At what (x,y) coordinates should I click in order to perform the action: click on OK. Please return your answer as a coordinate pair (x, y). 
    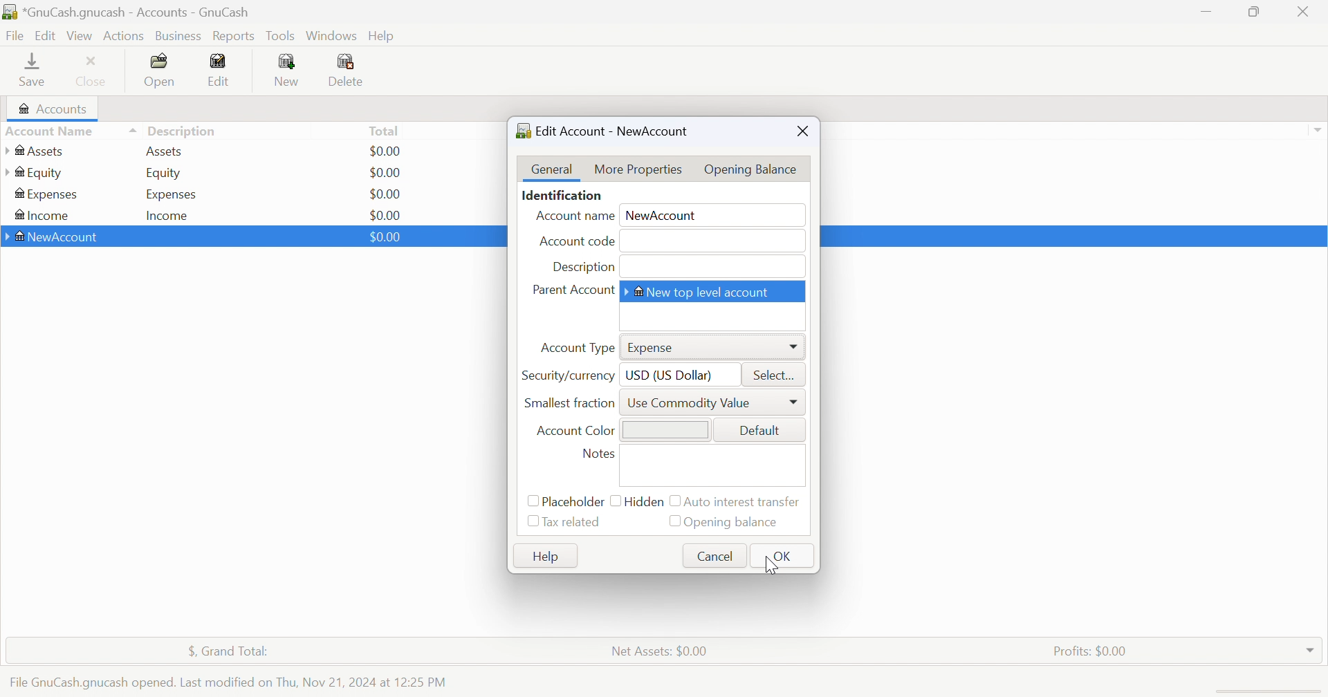
    Looking at the image, I should click on (784, 557).